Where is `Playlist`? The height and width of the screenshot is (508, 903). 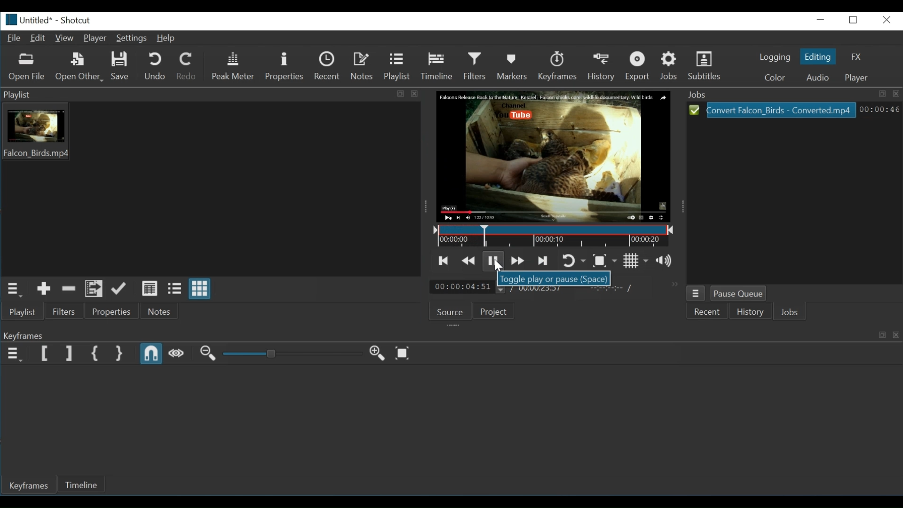
Playlist is located at coordinates (397, 66).